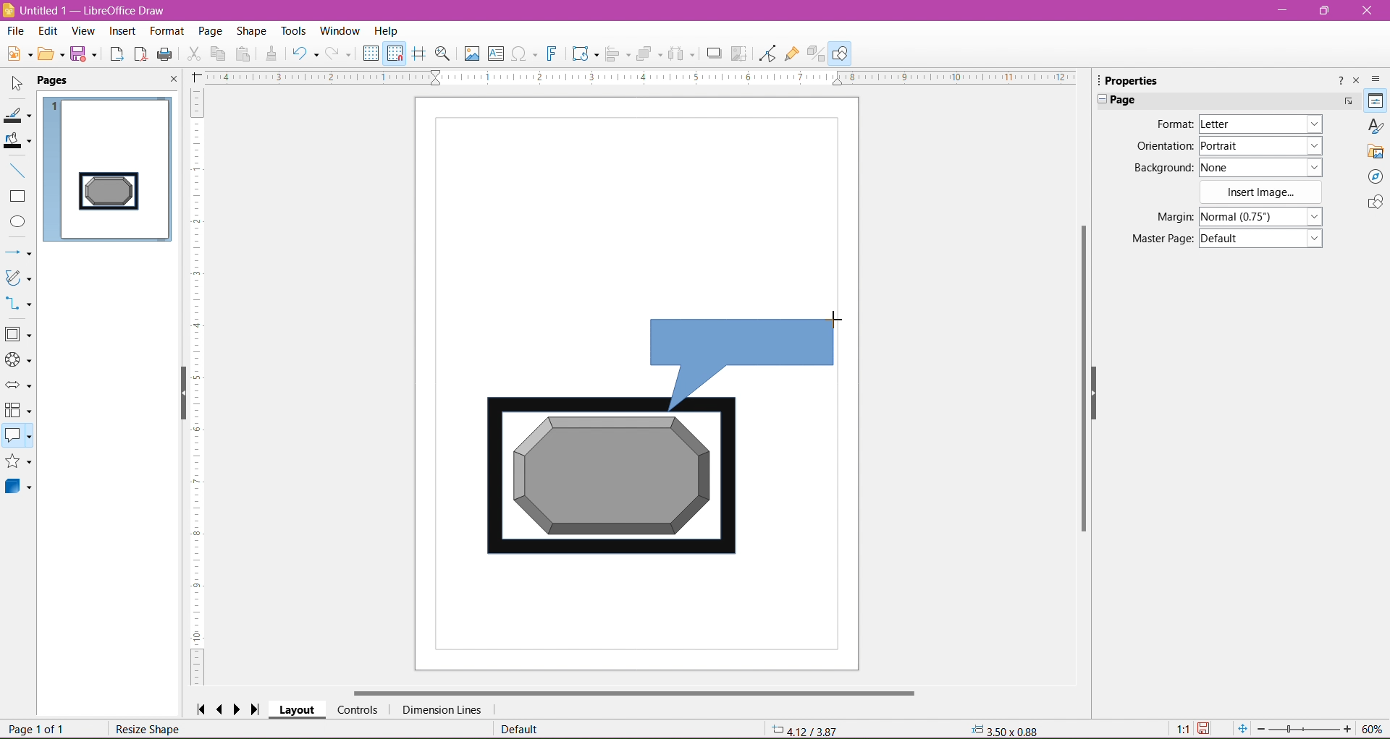 The width and height of the screenshot is (1390, 739). Describe the element at coordinates (40, 730) in the screenshot. I see `Page 1 of 1` at that location.